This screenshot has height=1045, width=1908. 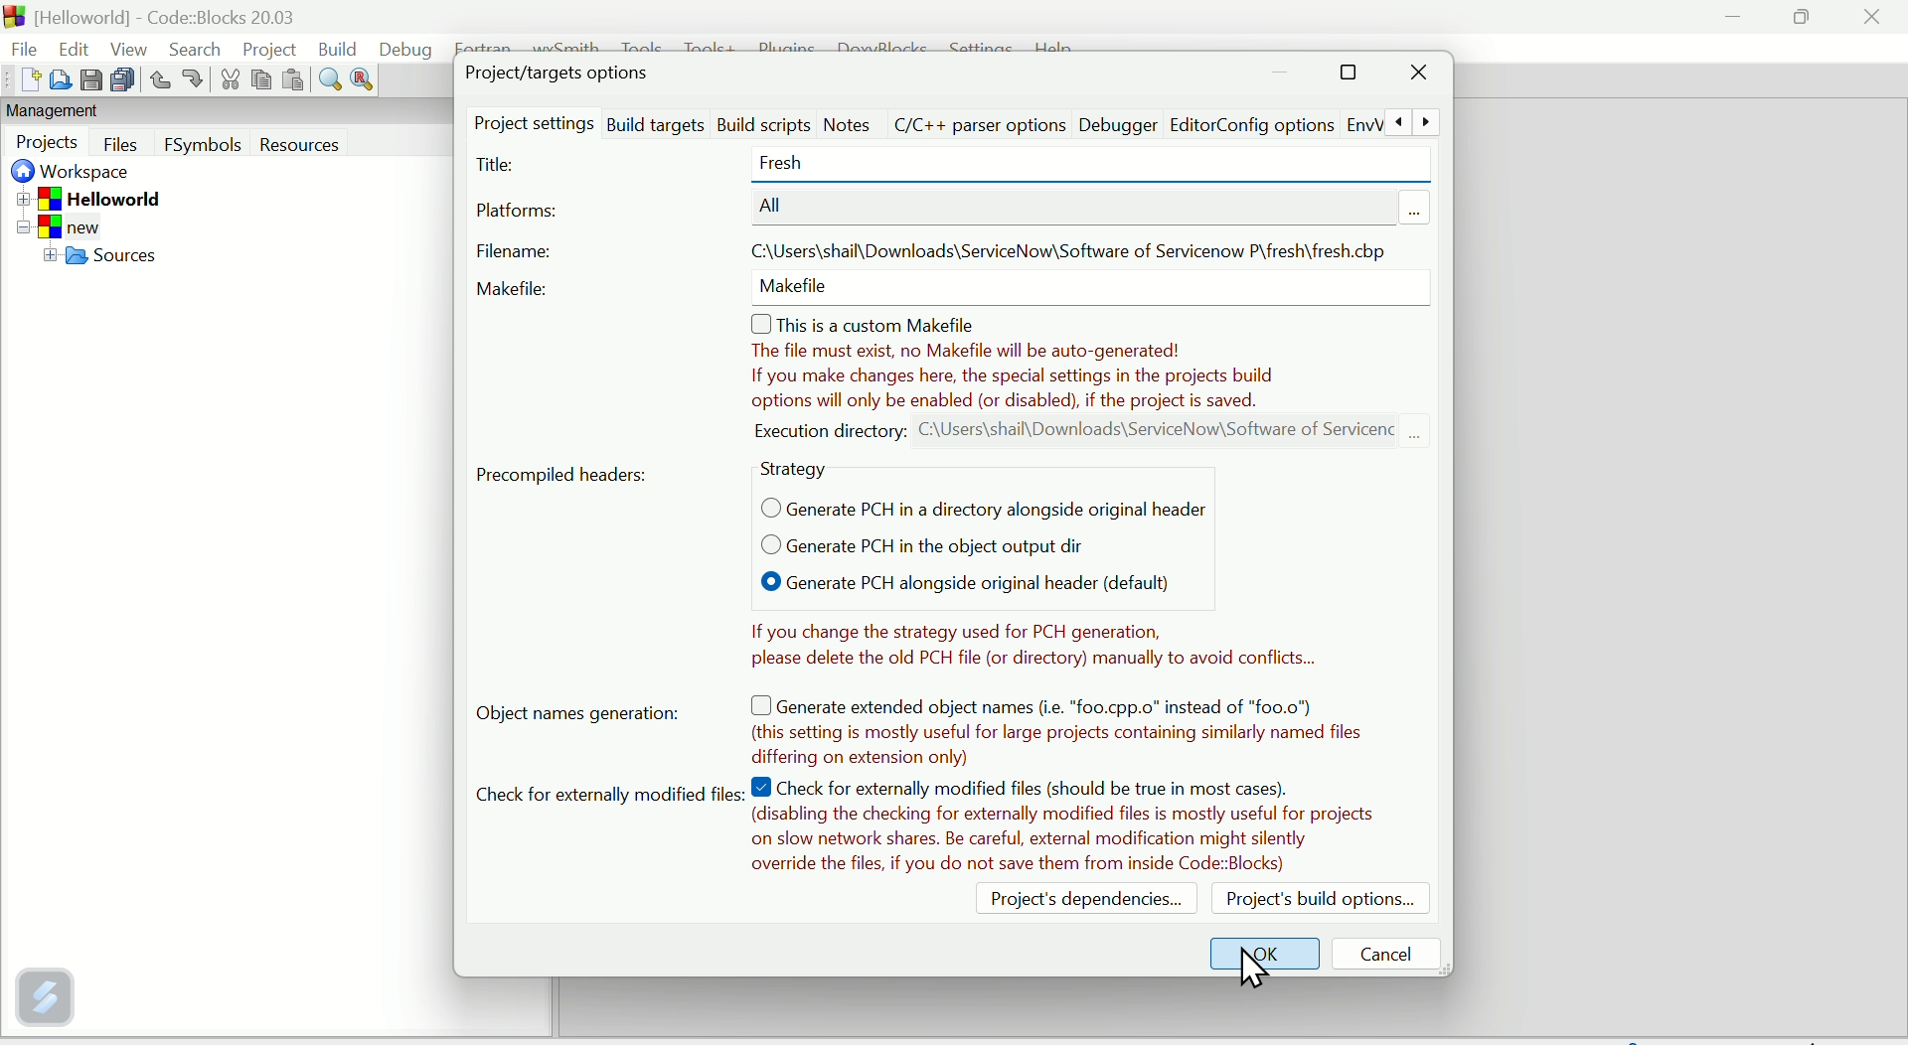 I want to click on Precompiled headers, so click(x=566, y=473).